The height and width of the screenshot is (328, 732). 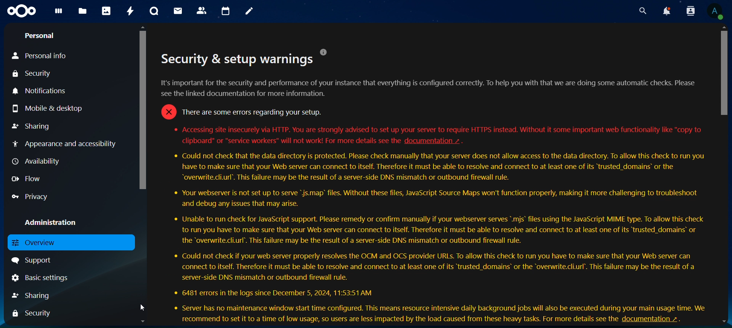 What do you see at coordinates (641, 11) in the screenshot?
I see `search` at bounding box center [641, 11].